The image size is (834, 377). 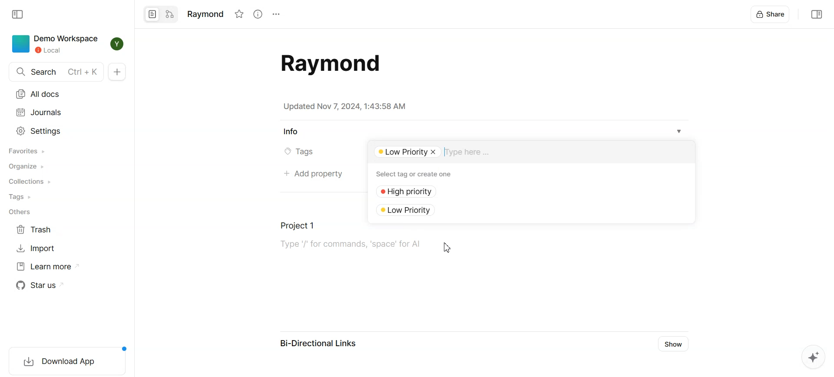 What do you see at coordinates (239, 14) in the screenshot?
I see `Favorite` at bounding box center [239, 14].